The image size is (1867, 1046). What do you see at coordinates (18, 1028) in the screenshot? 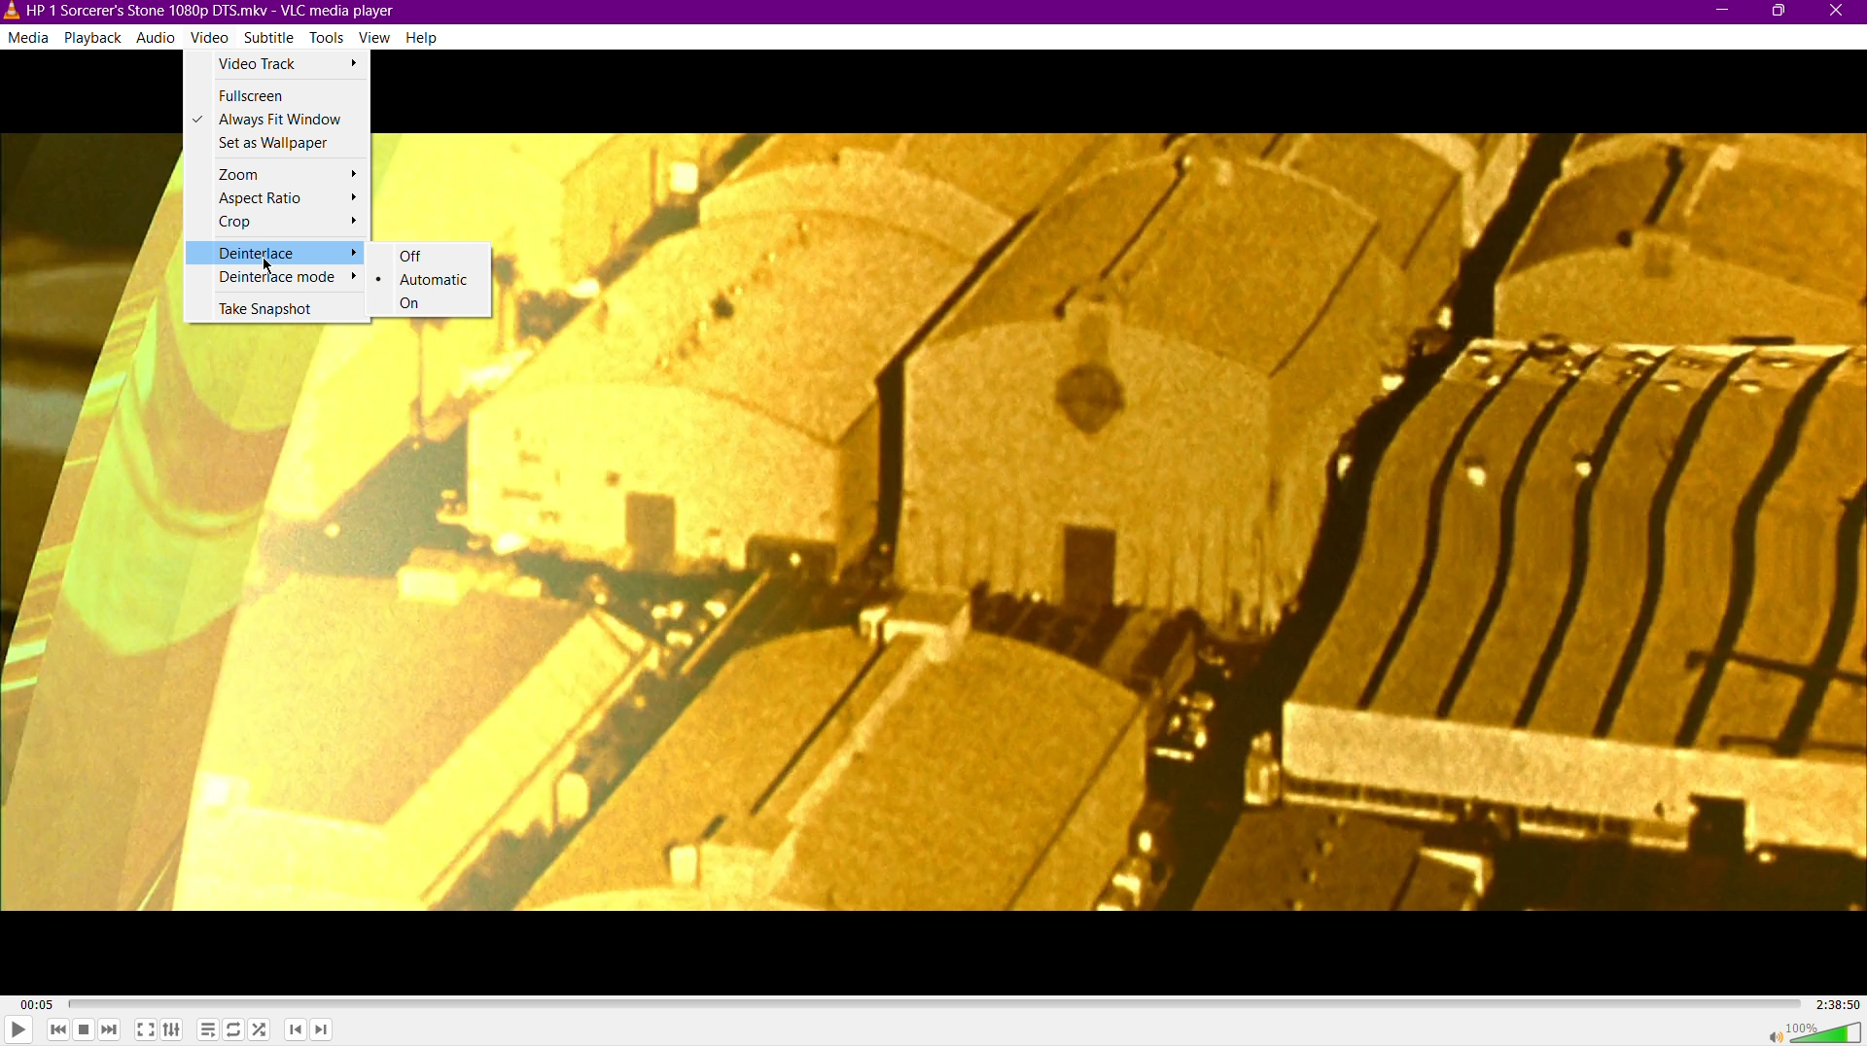
I see `Play` at bounding box center [18, 1028].